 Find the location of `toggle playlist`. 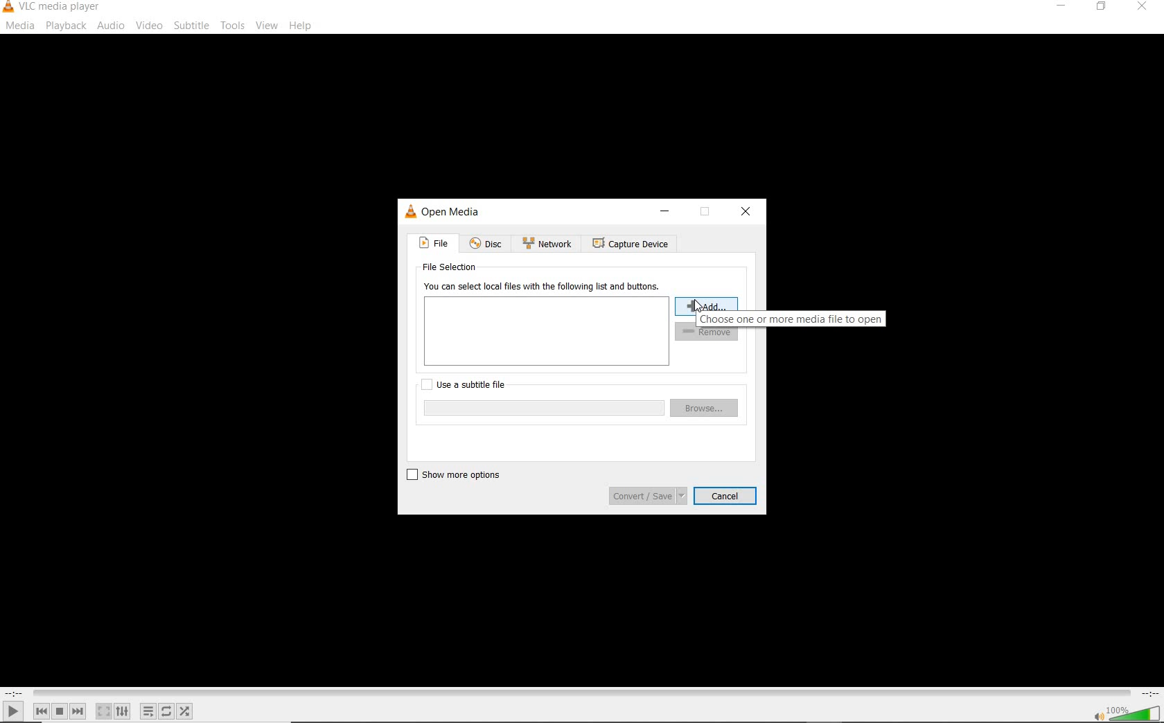

toggle playlist is located at coordinates (148, 711).